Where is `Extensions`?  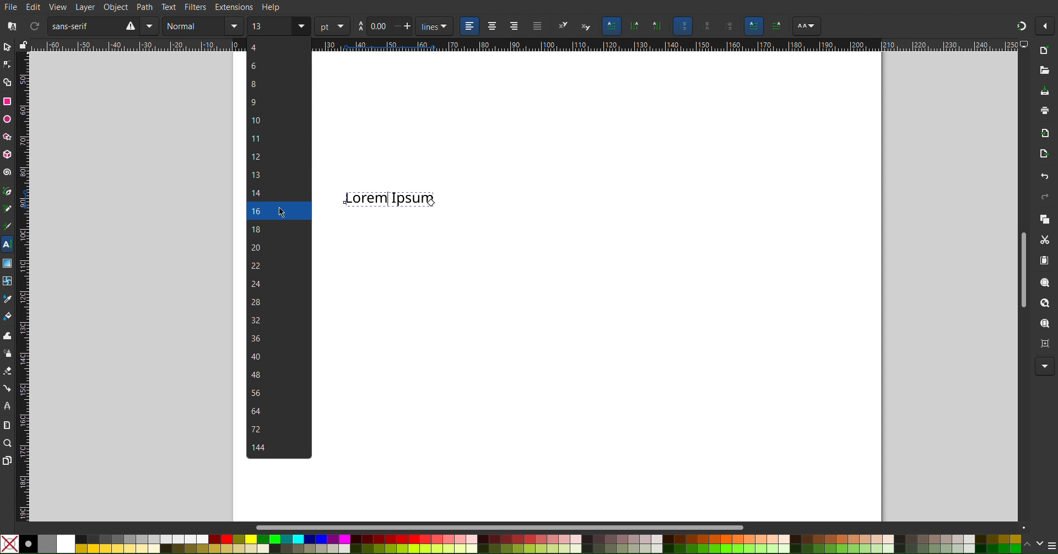 Extensions is located at coordinates (234, 7).